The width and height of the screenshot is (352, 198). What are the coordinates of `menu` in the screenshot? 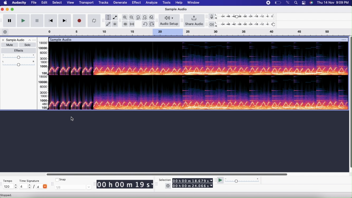 It's located at (267, 3).